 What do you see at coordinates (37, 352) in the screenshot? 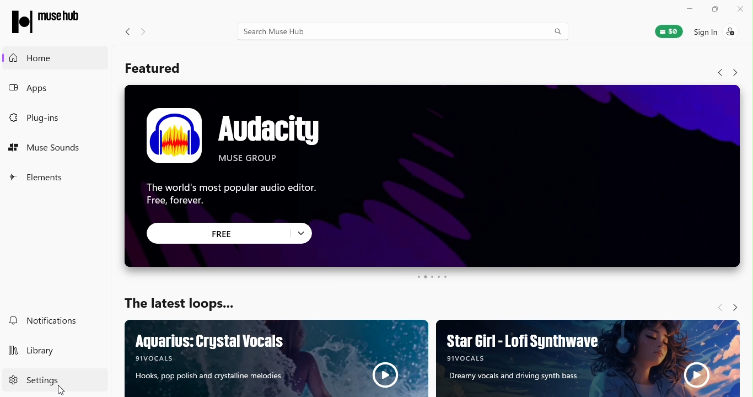
I see `Library` at bounding box center [37, 352].